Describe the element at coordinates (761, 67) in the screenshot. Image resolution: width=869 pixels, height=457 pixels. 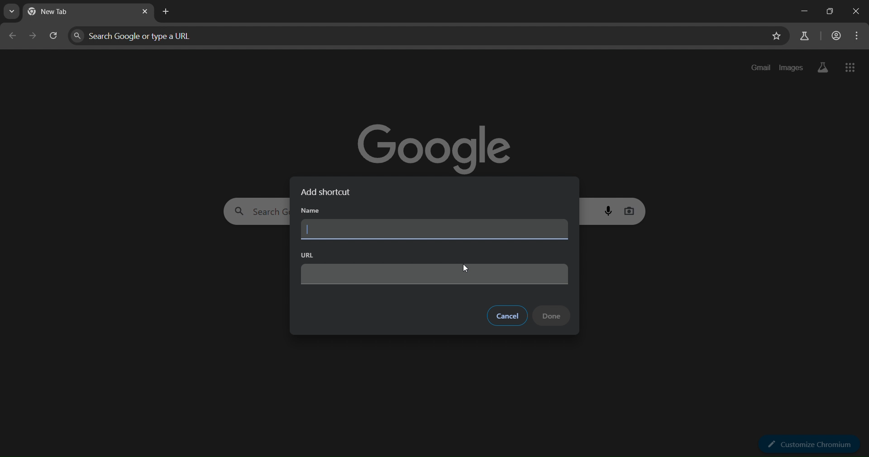
I see `gmail` at that location.